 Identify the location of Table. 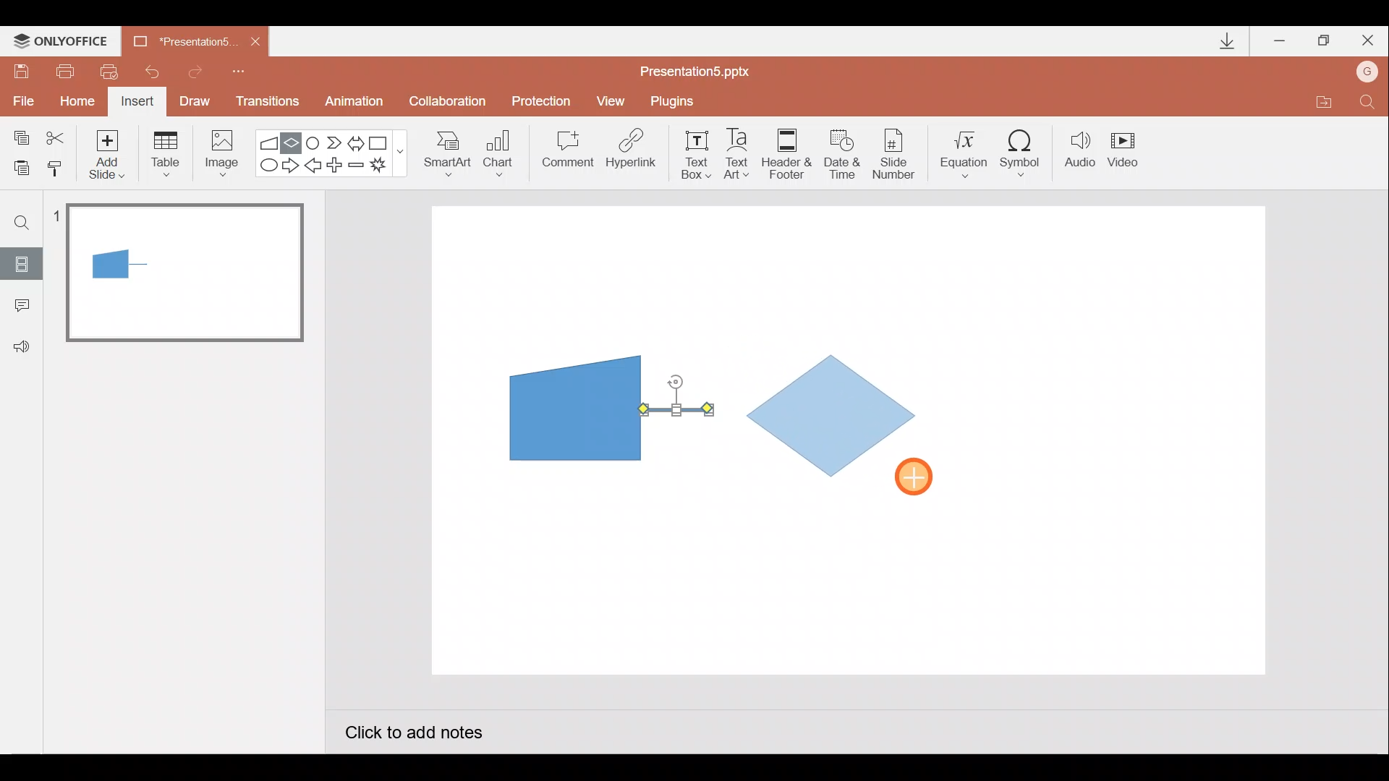
(164, 153).